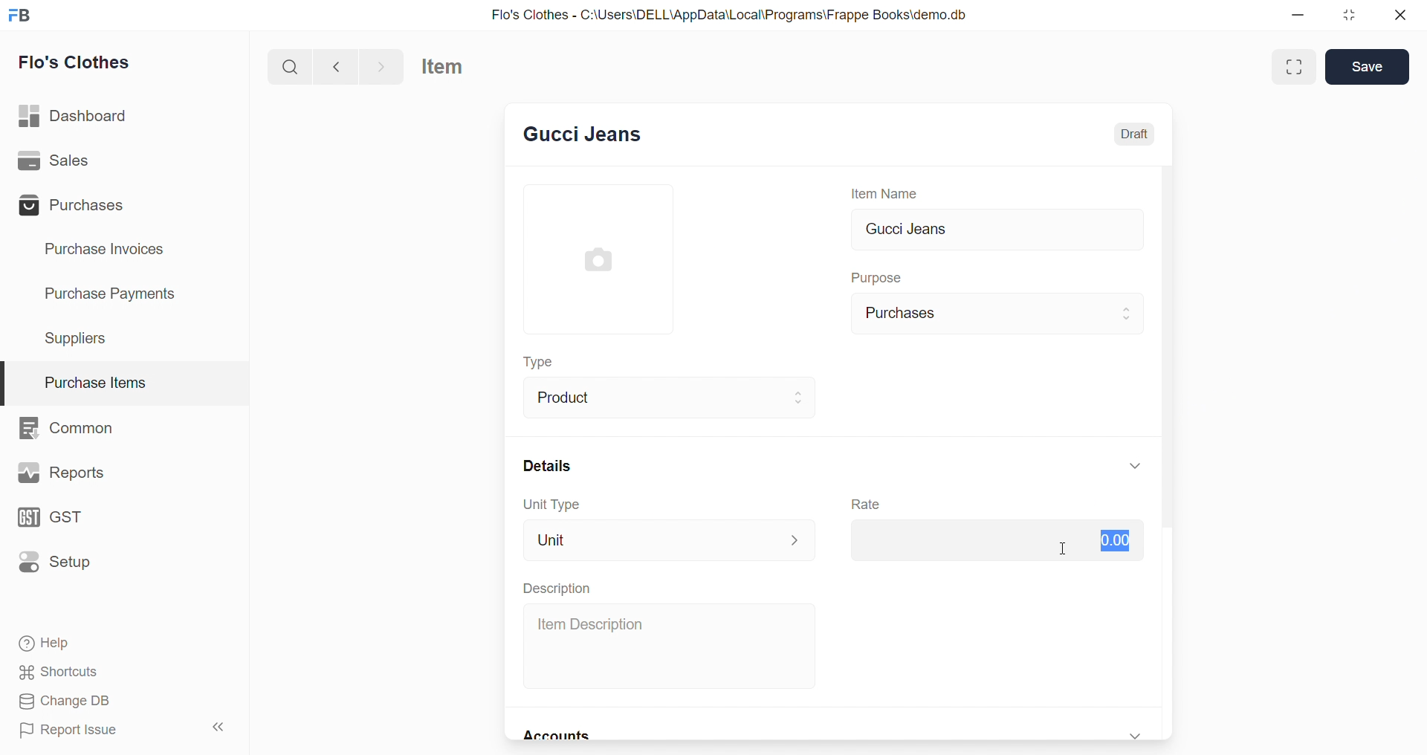 The image size is (1427, 755). I want to click on Common, so click(74, 427).